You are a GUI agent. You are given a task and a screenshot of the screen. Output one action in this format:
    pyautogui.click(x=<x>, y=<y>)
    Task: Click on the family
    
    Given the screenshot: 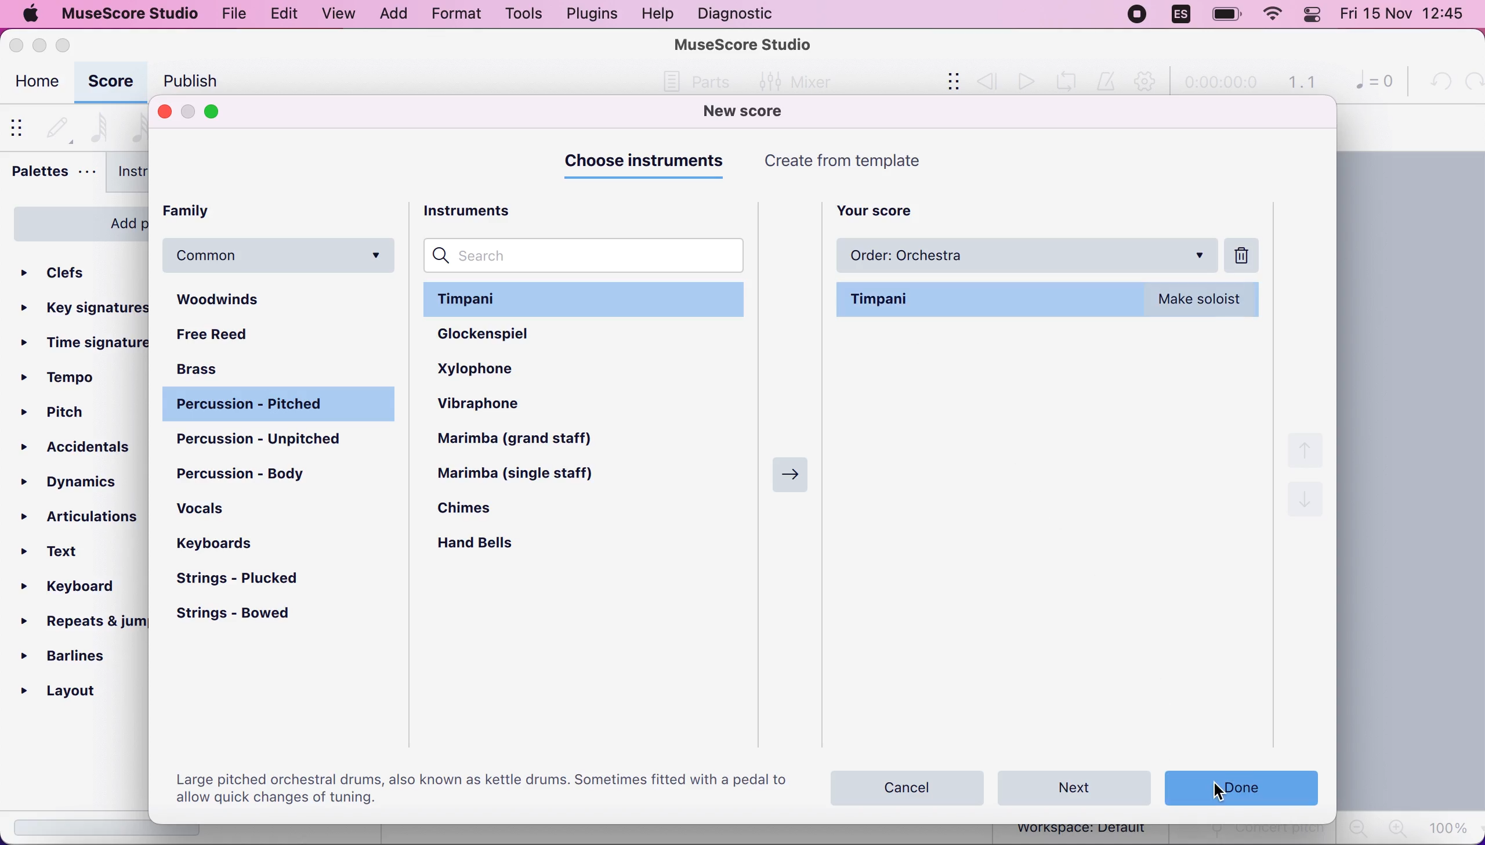 What is the action you would take?
    pyautogui.click(x=208, y=212)
    